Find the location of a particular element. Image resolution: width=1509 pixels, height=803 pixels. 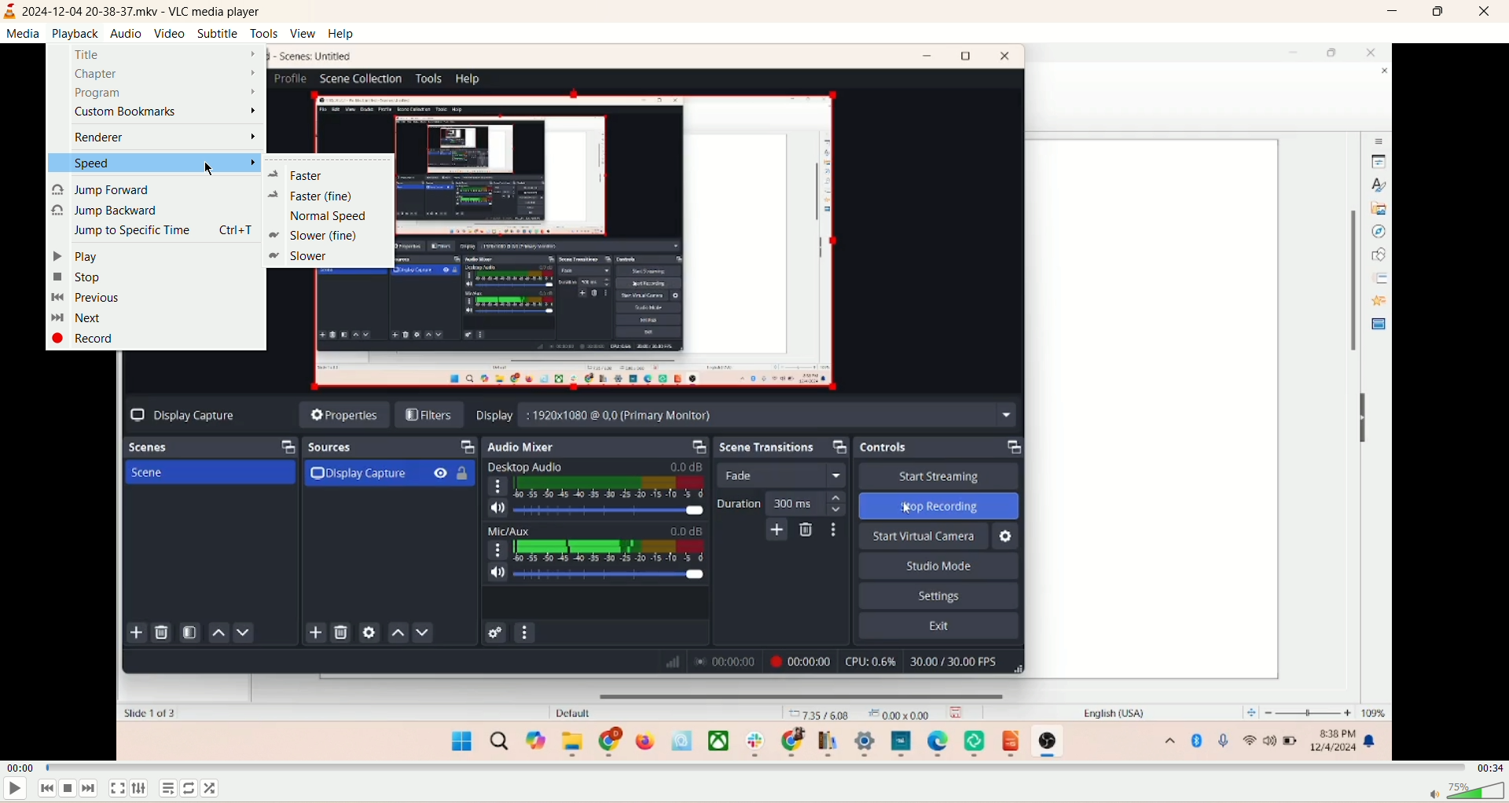

maximize is located at coordinates (1439, 14).